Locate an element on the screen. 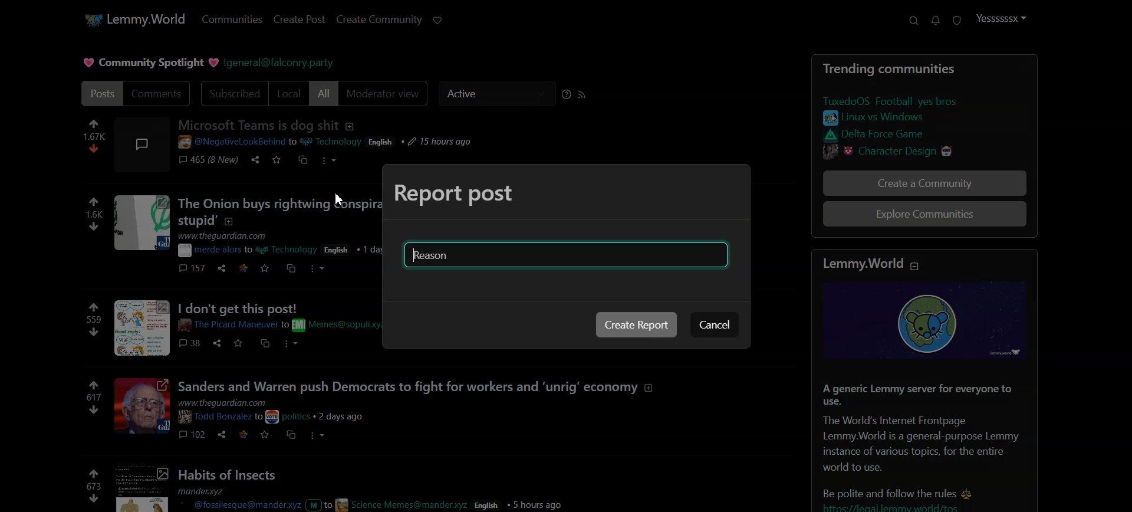 This screenshot has height=512, width=1132. dislike is located at coordinates (97, 227).